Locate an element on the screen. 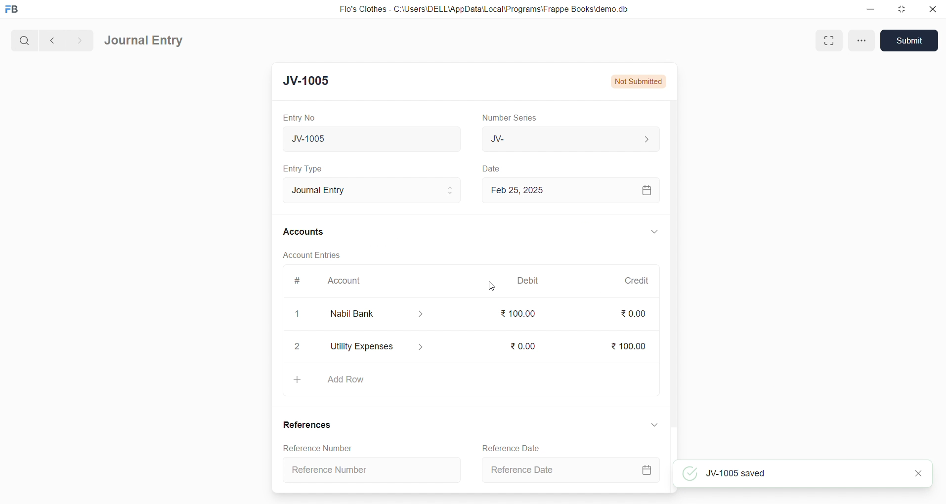  ₹ 0.00 is located at coordinates (520, 344).